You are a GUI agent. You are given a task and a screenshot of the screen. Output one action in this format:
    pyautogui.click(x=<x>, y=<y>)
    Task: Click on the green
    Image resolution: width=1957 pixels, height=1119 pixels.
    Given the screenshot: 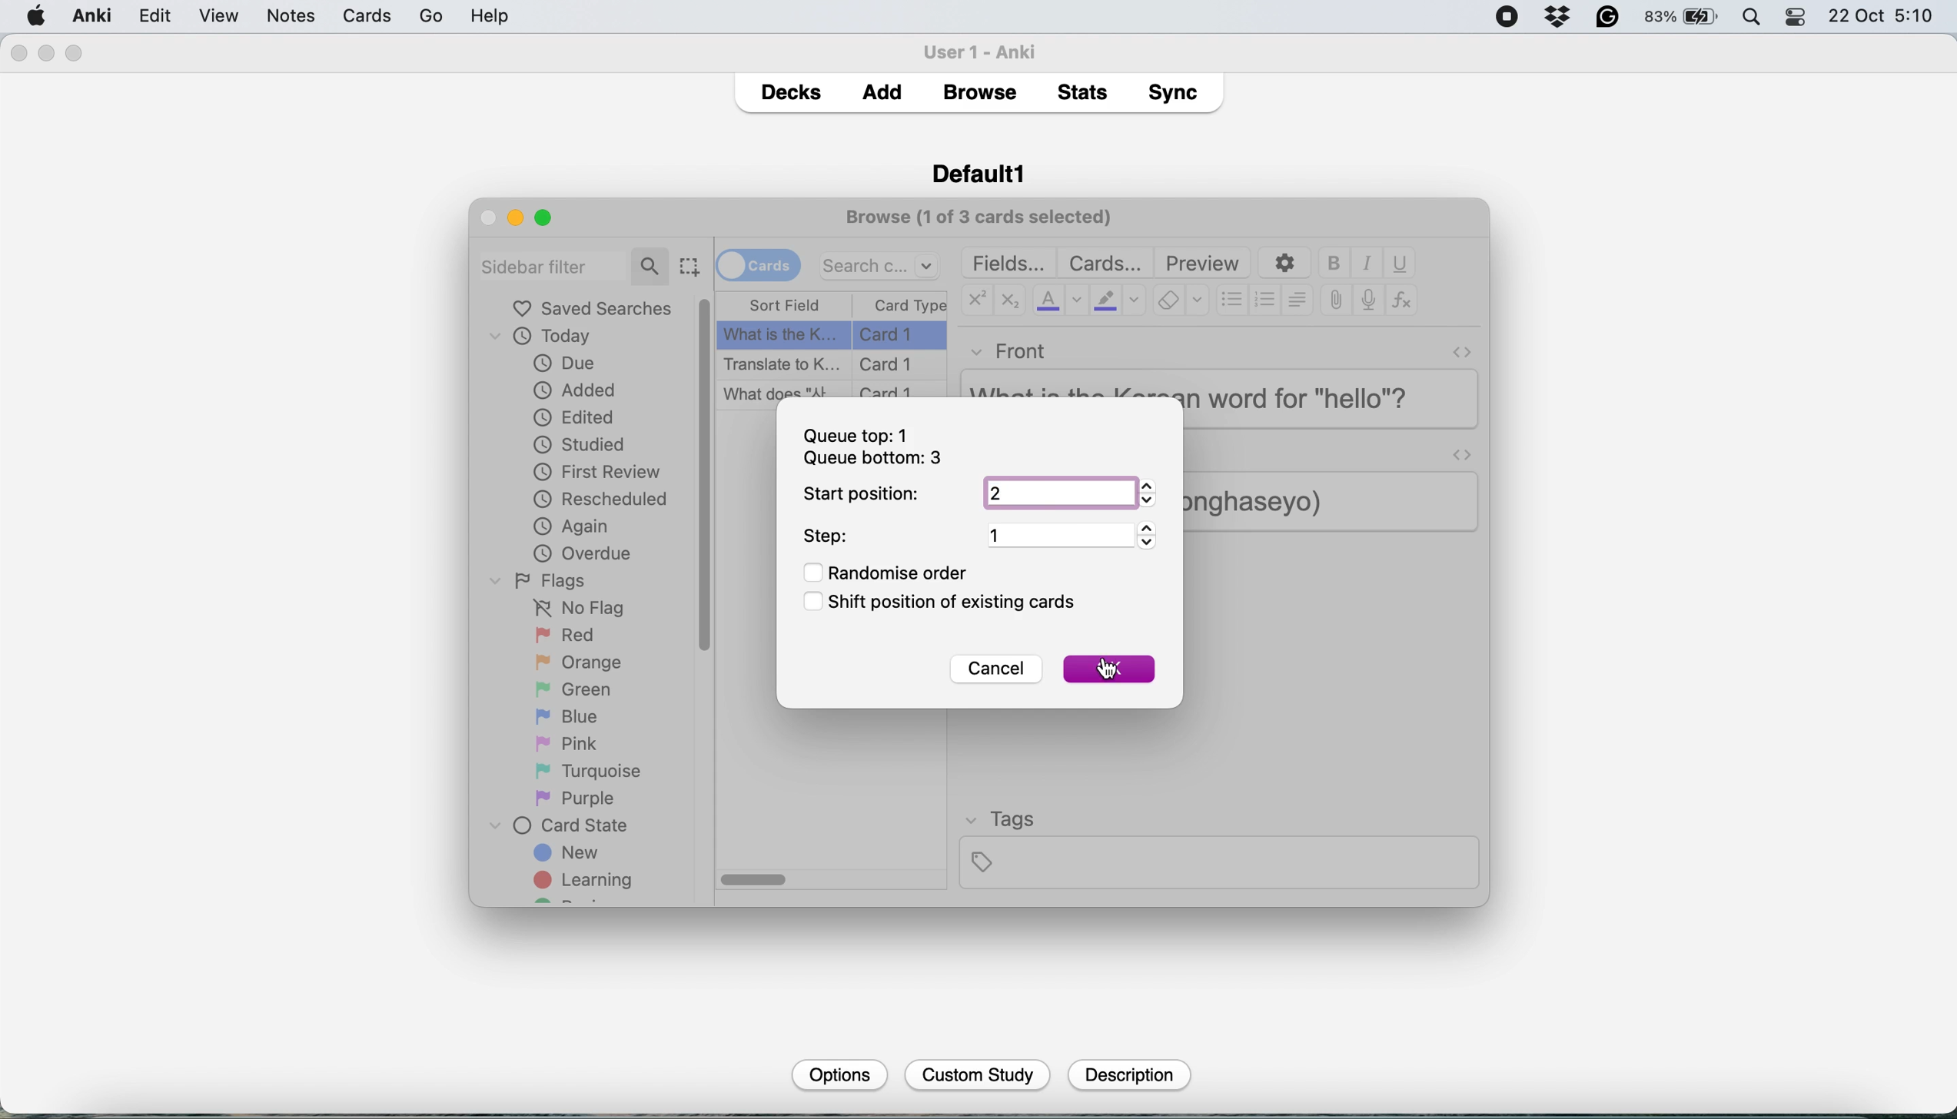 What is the action you would take?
    pyautogui.click(x=585, y=688)
    